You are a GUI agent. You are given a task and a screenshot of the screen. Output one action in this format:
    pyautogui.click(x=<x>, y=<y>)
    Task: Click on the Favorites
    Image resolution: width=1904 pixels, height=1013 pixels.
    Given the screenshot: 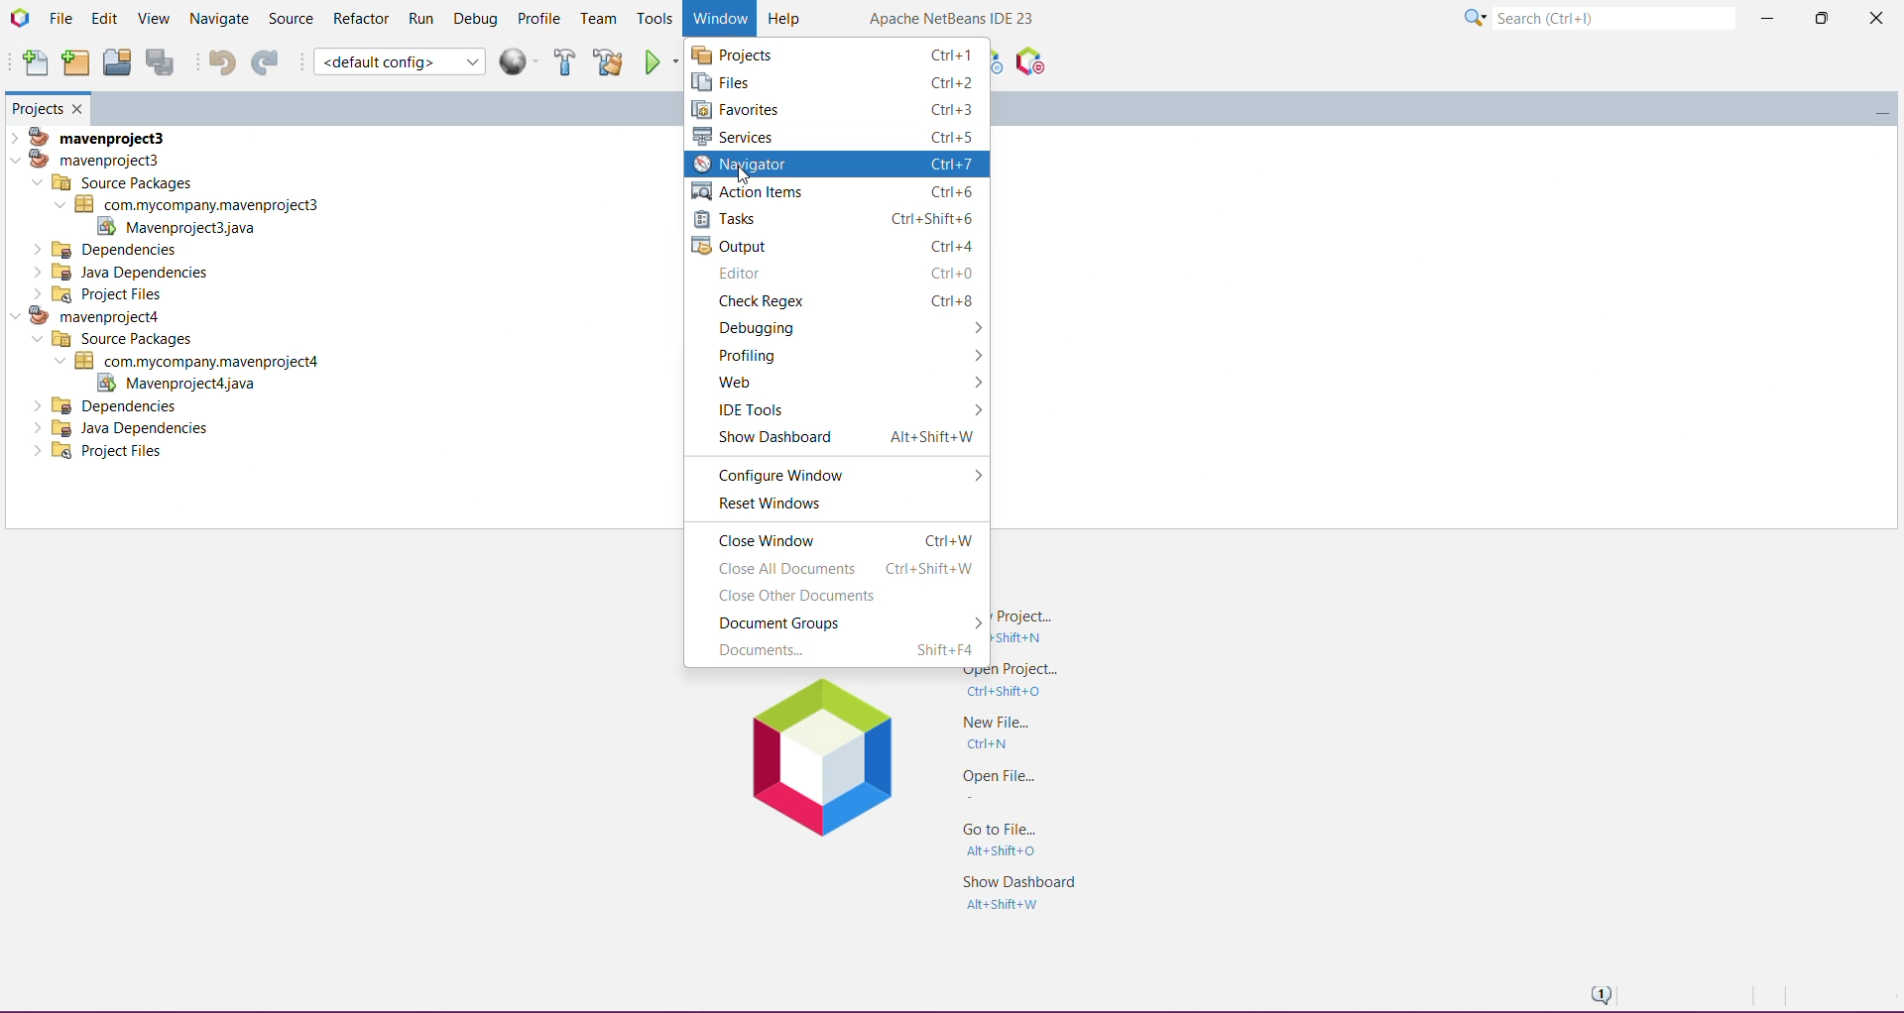 What is the action you would take?
    pyautogui.click(x=834, y=110)
    